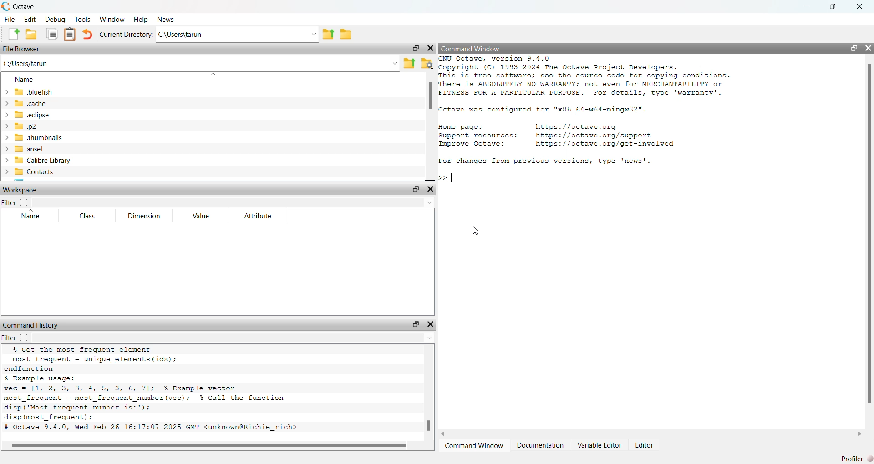 This screenshot has height=464, width=874. I want to click on New script, so click(11, 34).